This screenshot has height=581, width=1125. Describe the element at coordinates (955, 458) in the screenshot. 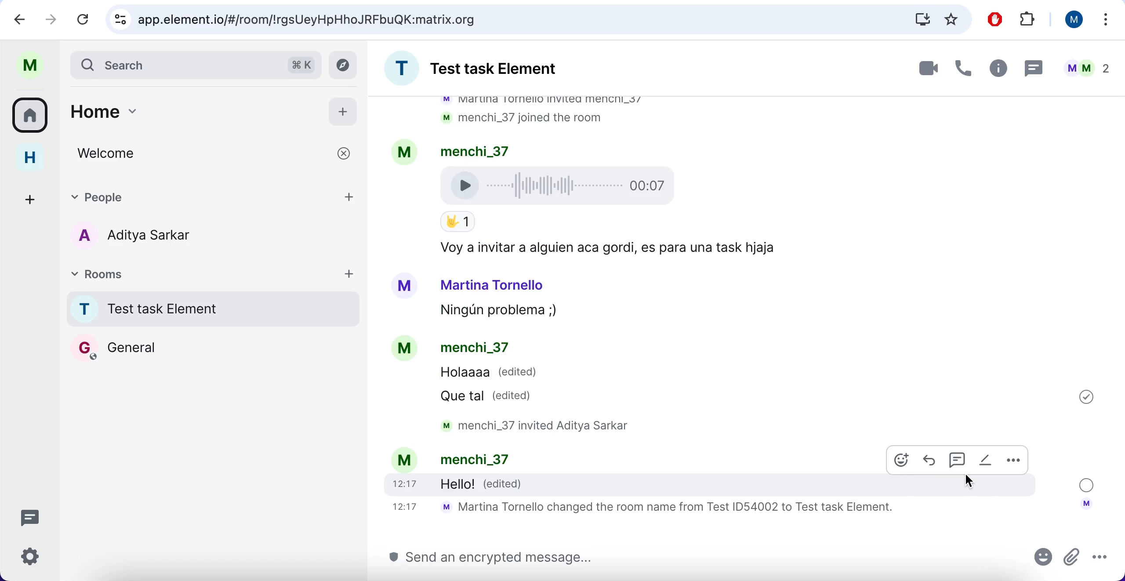

I see `chat` at that location.